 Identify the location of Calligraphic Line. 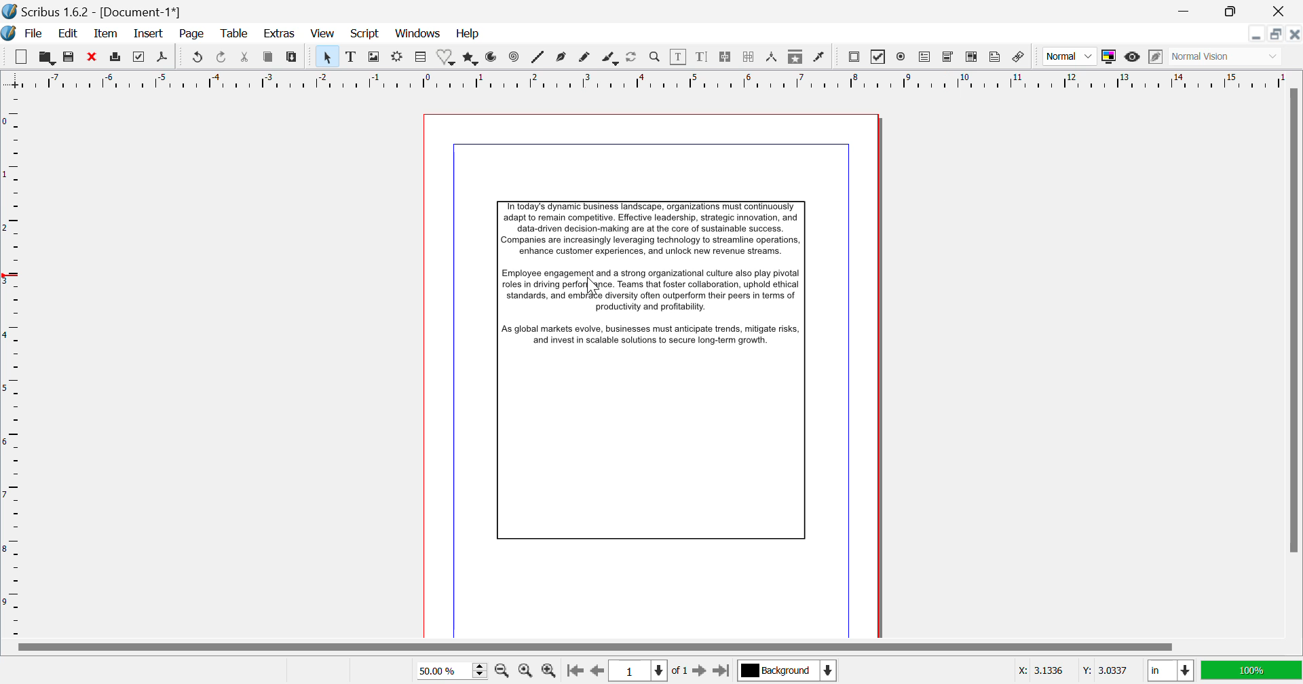
(611, 58).